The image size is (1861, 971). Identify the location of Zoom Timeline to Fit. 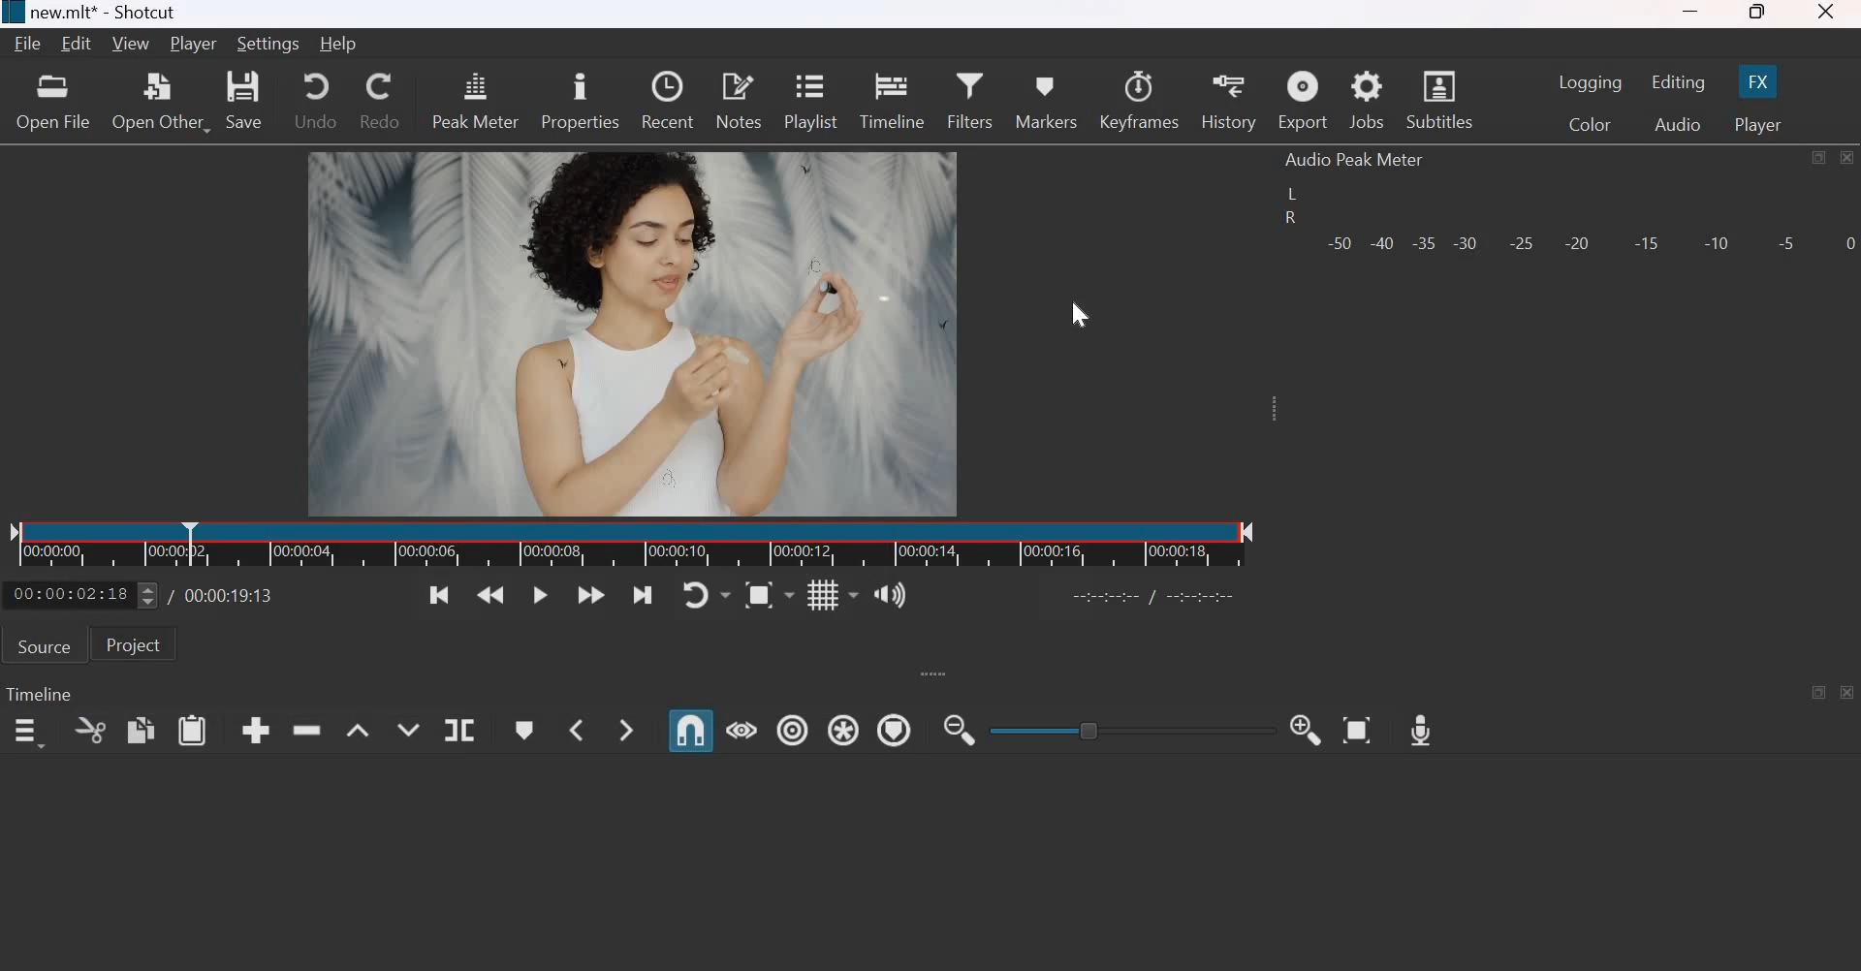
(1357, 730).